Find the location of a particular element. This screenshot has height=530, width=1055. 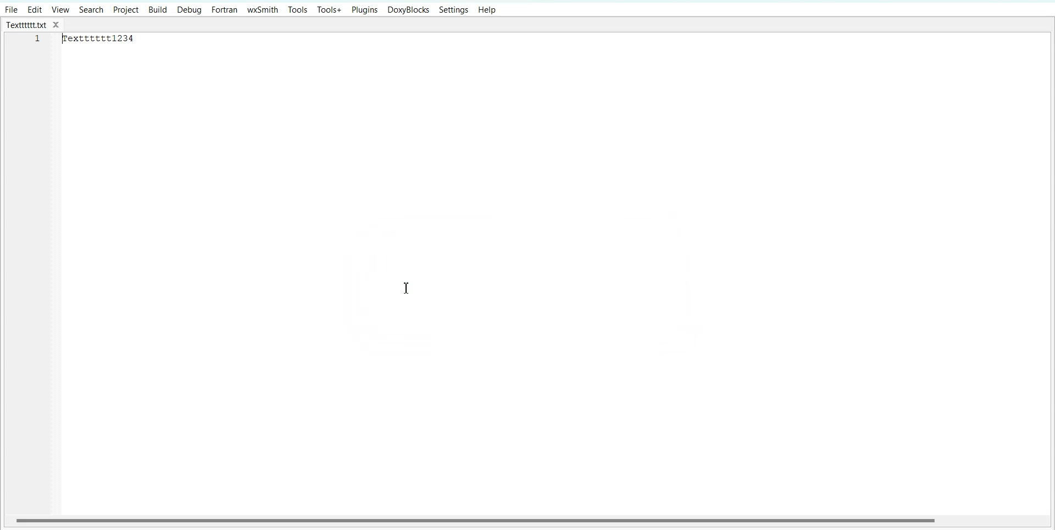

Settings is located at coordinates (454, 10).